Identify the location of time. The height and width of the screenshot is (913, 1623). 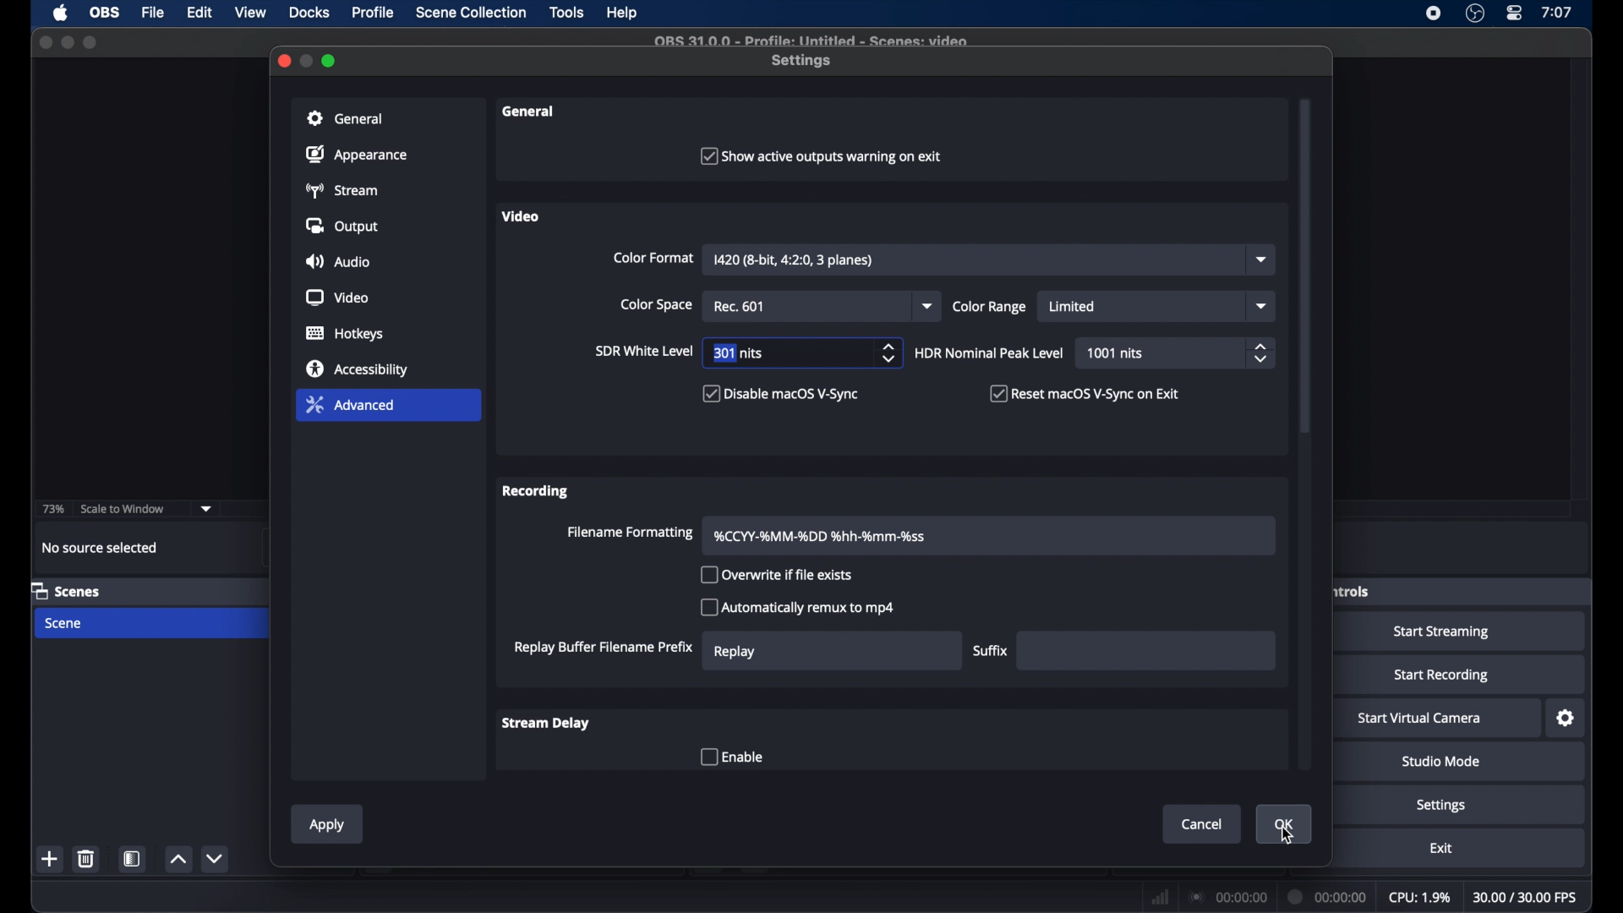
(1557, 12).